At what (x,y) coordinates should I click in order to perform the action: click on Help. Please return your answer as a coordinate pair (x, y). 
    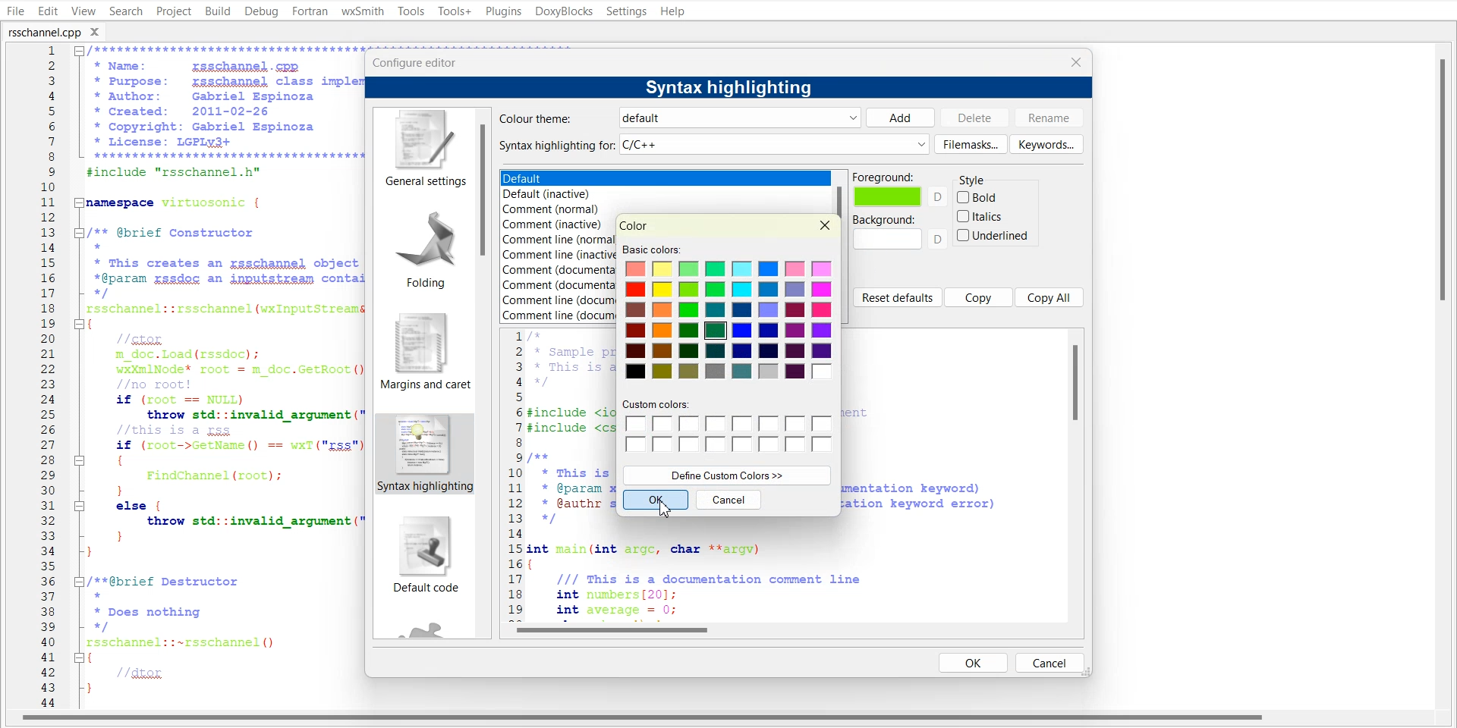
    Looking at the image, I should click on (673, 11).